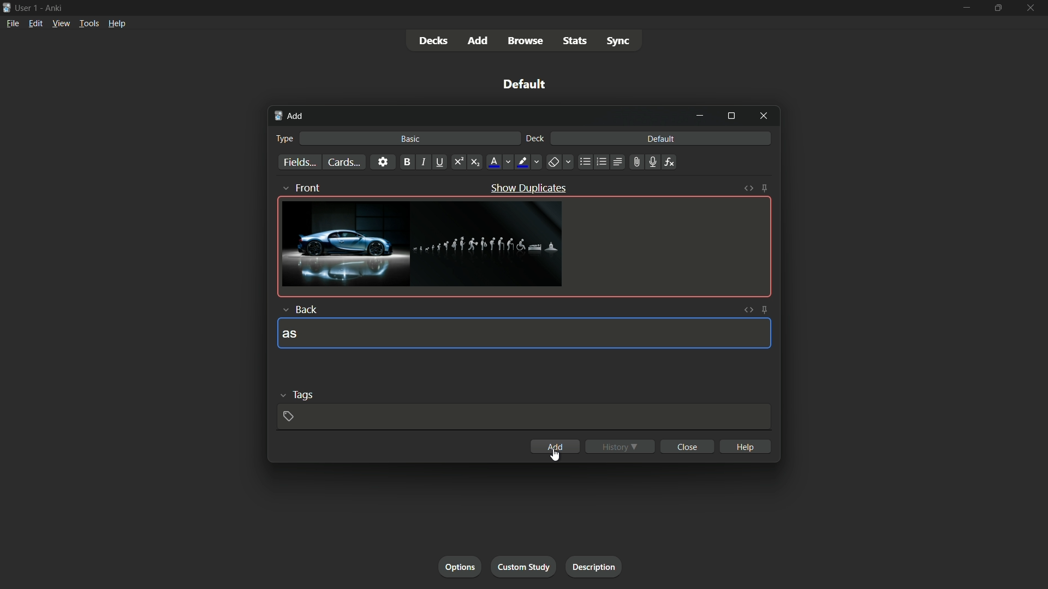  I want to click on minimize, so click(965, 8).